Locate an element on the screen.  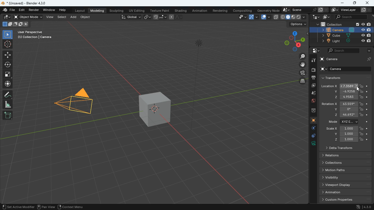
global is located at coordinates (130, 17).